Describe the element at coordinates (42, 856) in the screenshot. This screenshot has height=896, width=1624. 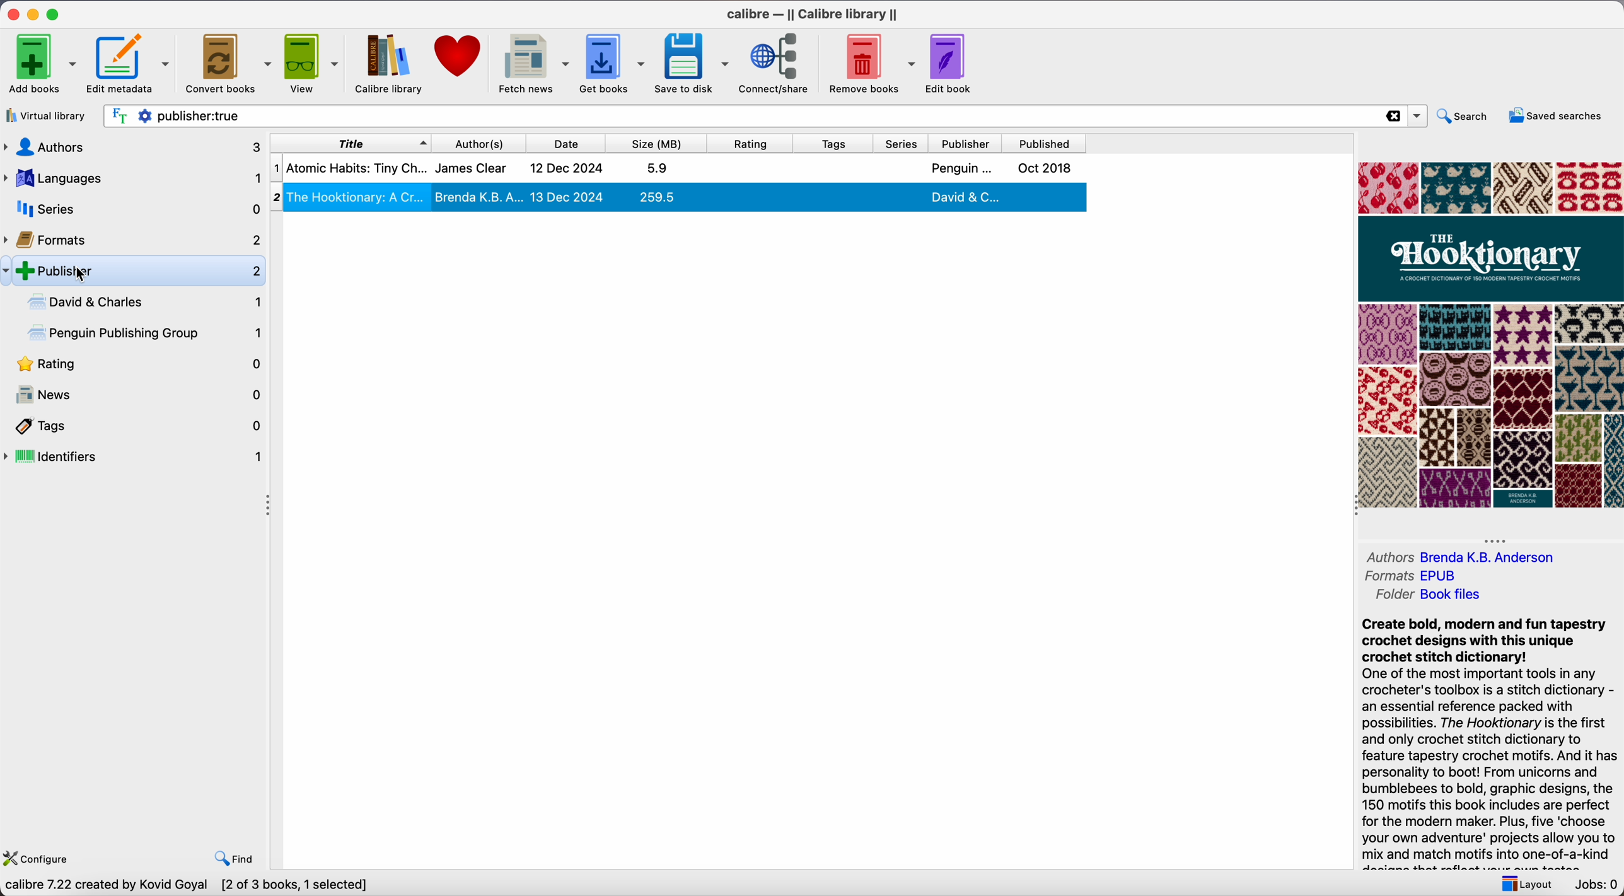
I see `configure` at that location.